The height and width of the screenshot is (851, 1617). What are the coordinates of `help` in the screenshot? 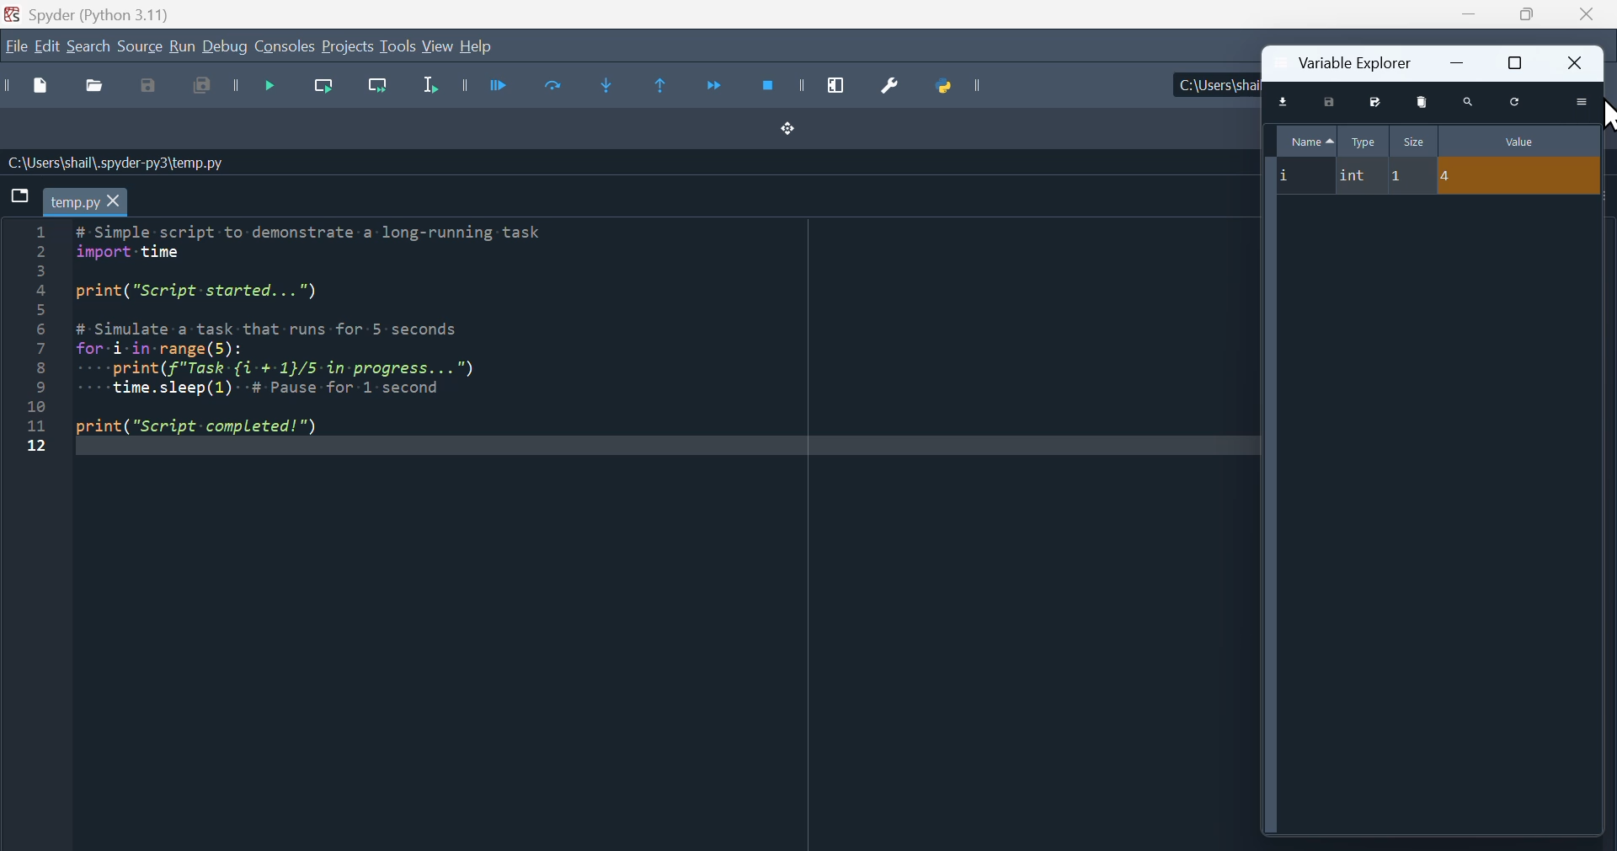 It's located at (477, 46).